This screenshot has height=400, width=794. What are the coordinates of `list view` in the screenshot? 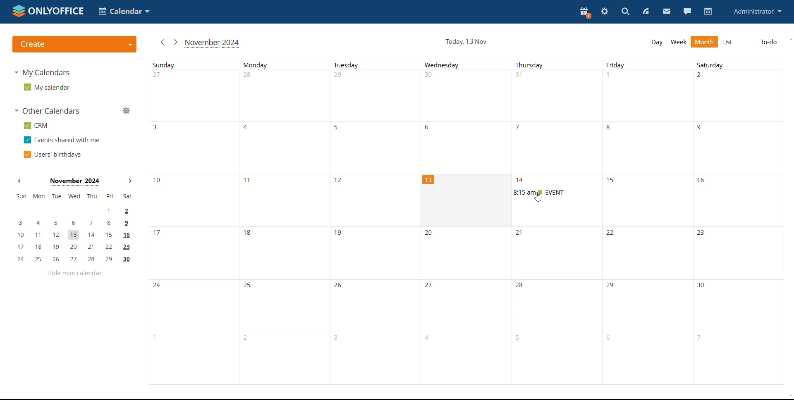 It's located at (728, 42).